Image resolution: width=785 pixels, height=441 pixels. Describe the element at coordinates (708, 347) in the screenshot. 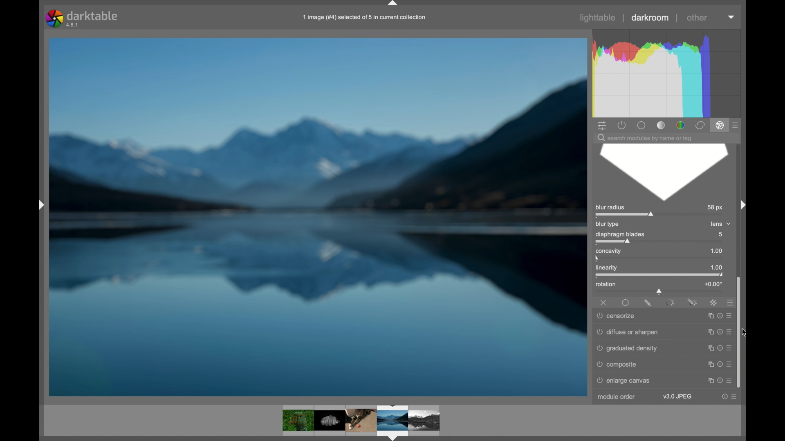

I see `maximize` at that location.